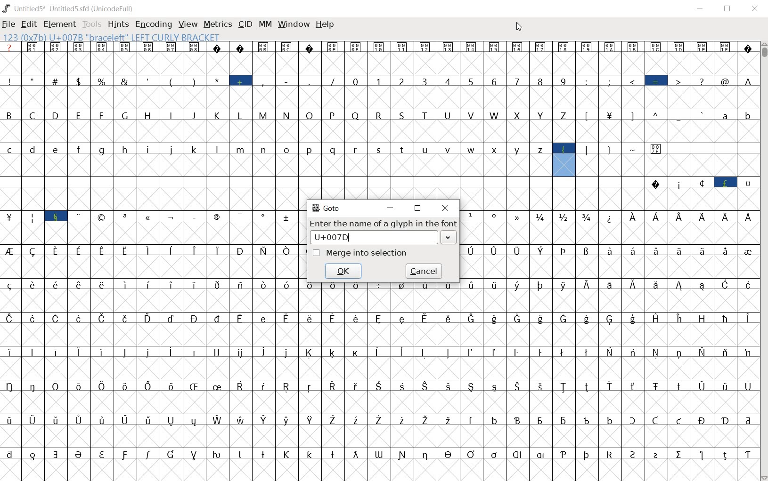 This screenshot has height=481, width=768. What do you see at coordinates (530, 109) in the screenshot?
I see `glyph characters` at bounding box center [530, 109].